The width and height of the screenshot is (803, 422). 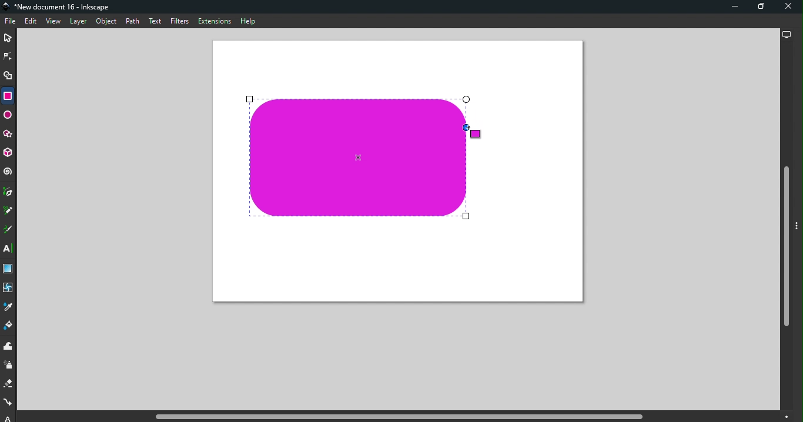 I want to click on Help, so click(x=248, y=21).